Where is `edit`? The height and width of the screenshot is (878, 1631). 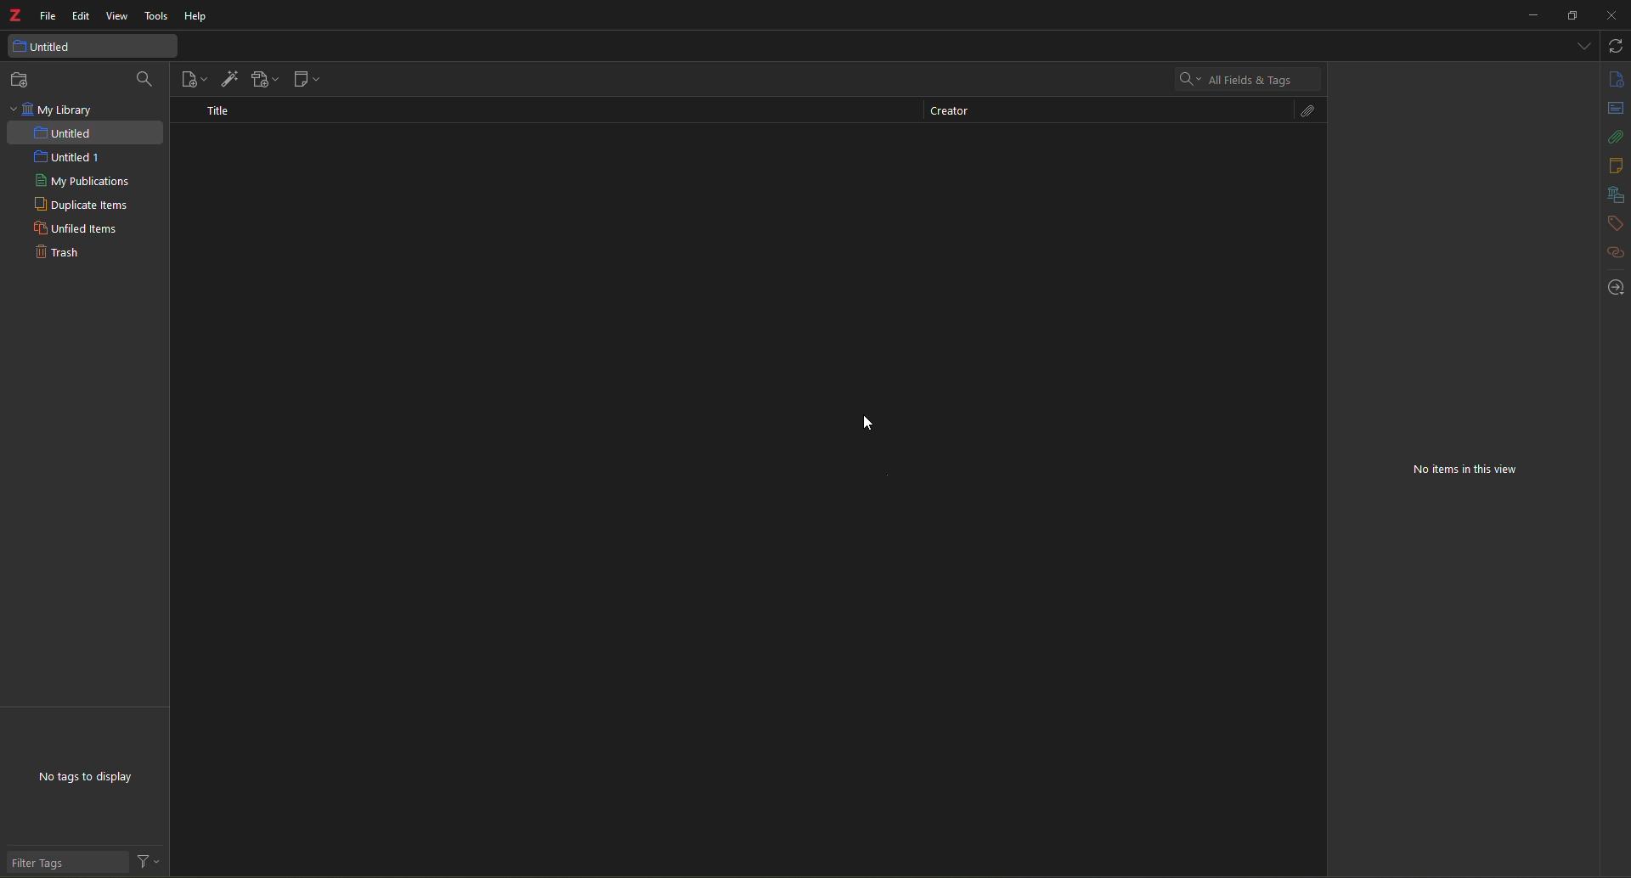
edit is located at coordinates (82, 16).